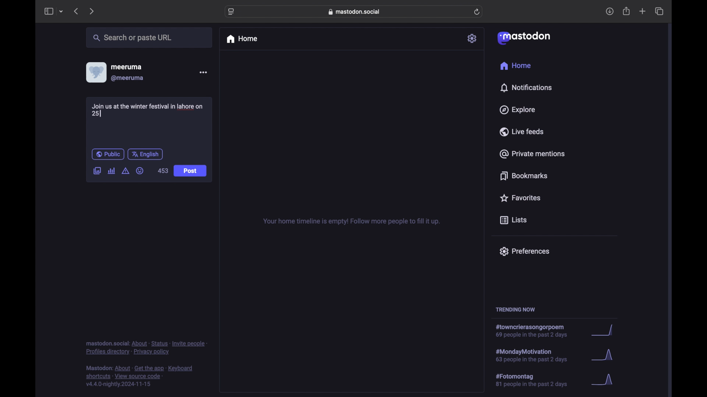  Describe the element at coordinates (517, 110) in the screenshot. I see `explore` at that location.